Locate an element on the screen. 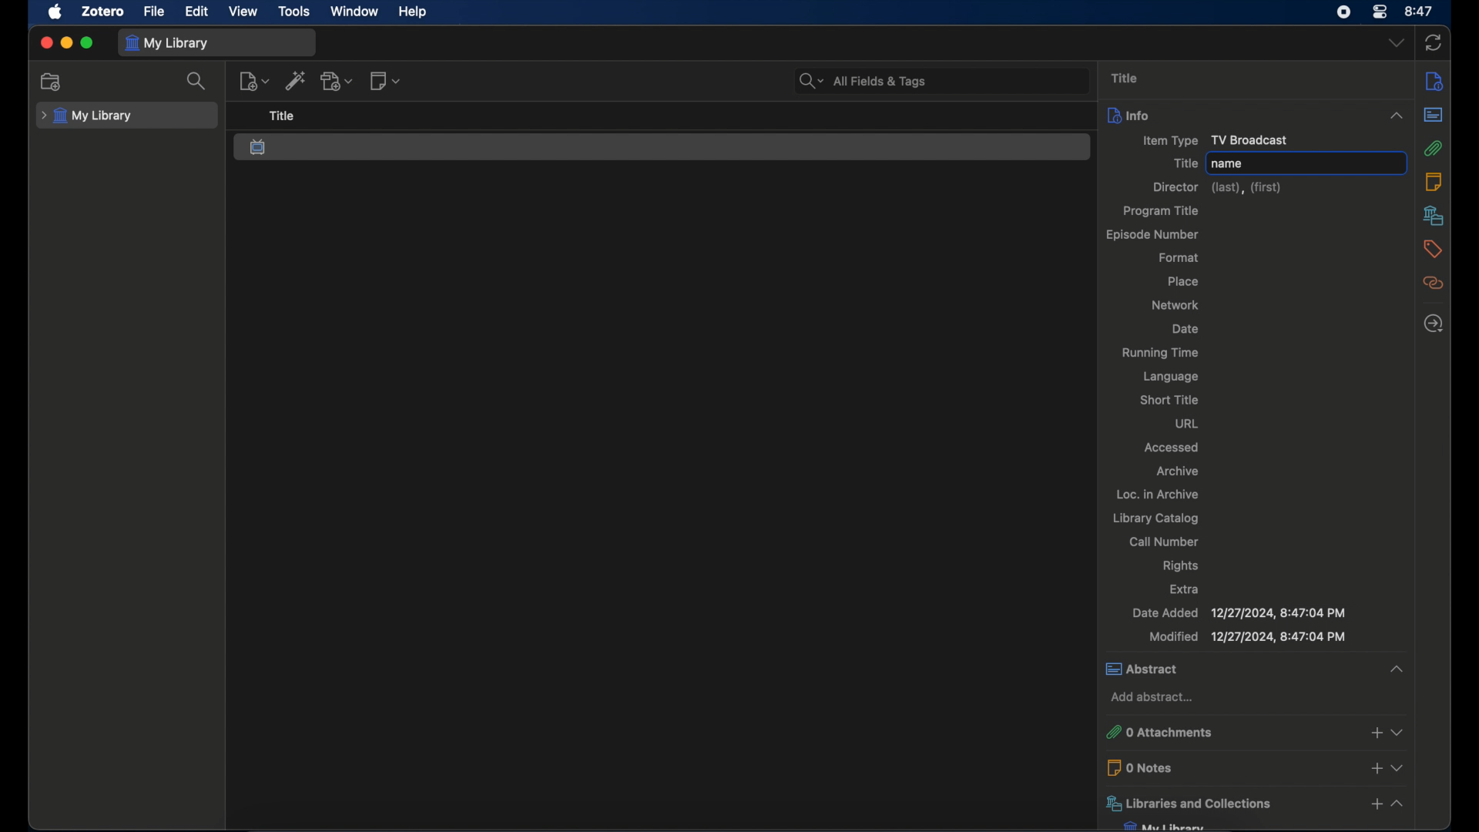  file is located at coordinates (154, 12).